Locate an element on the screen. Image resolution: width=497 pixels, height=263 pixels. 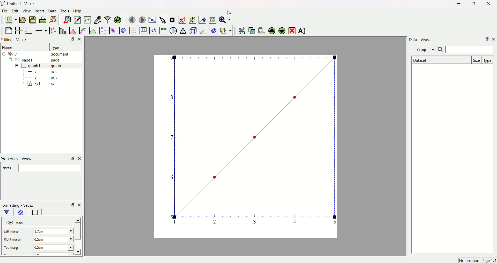
enter notes field is located at coordinates (50, 168).